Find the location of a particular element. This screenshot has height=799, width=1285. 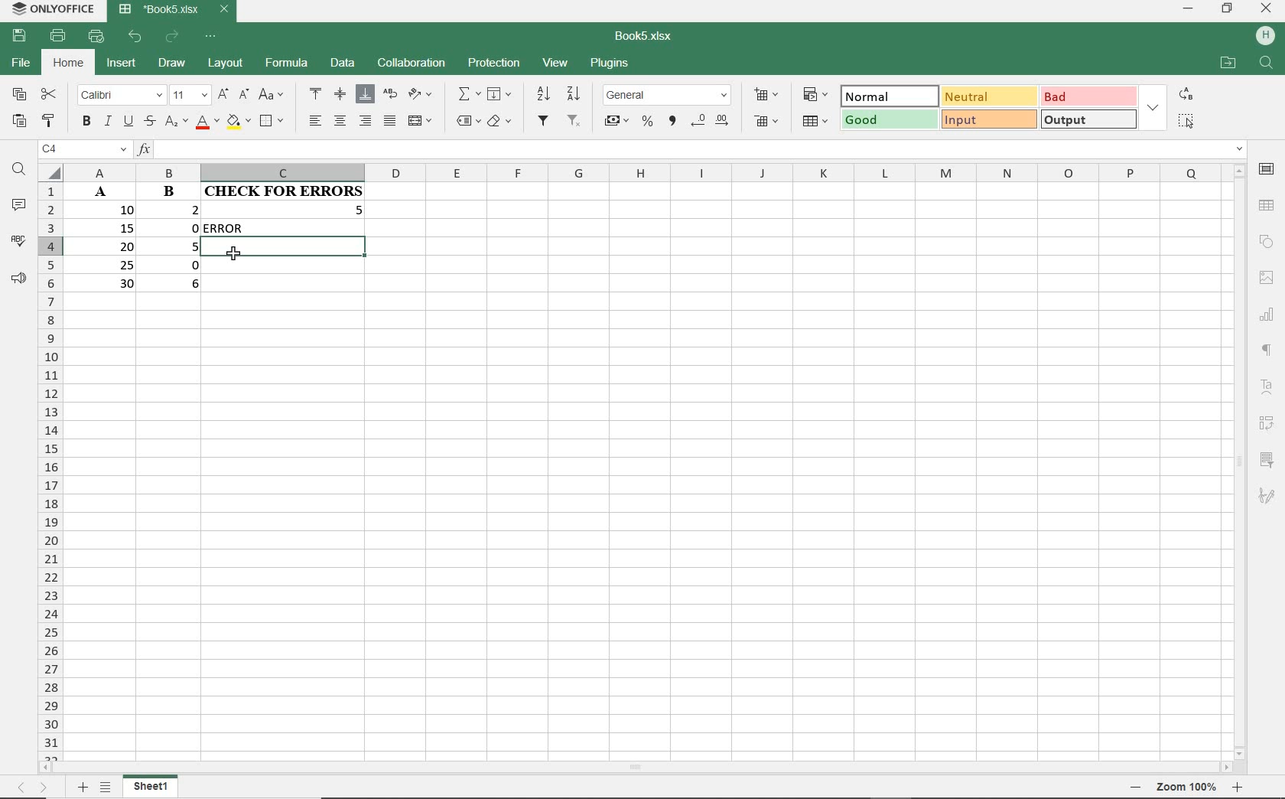

CELL SETTINGS is located at coordinates (1267, 171).